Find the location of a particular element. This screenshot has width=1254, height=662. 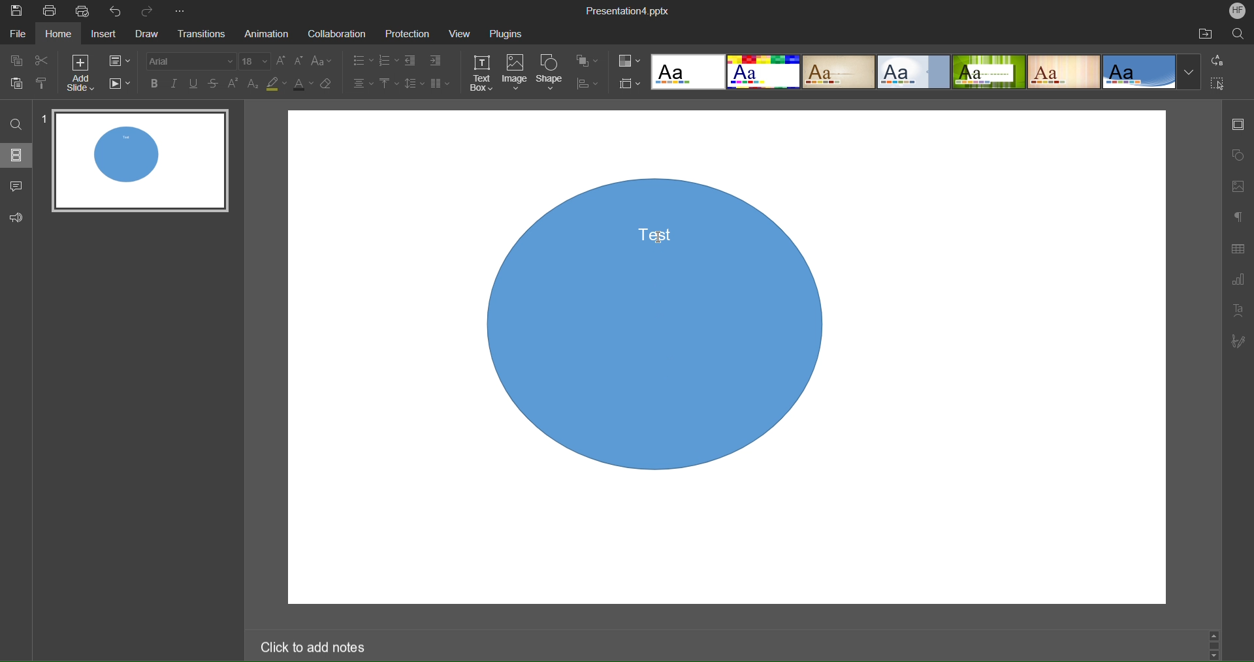

Comments is located at coordinates (20, 187).